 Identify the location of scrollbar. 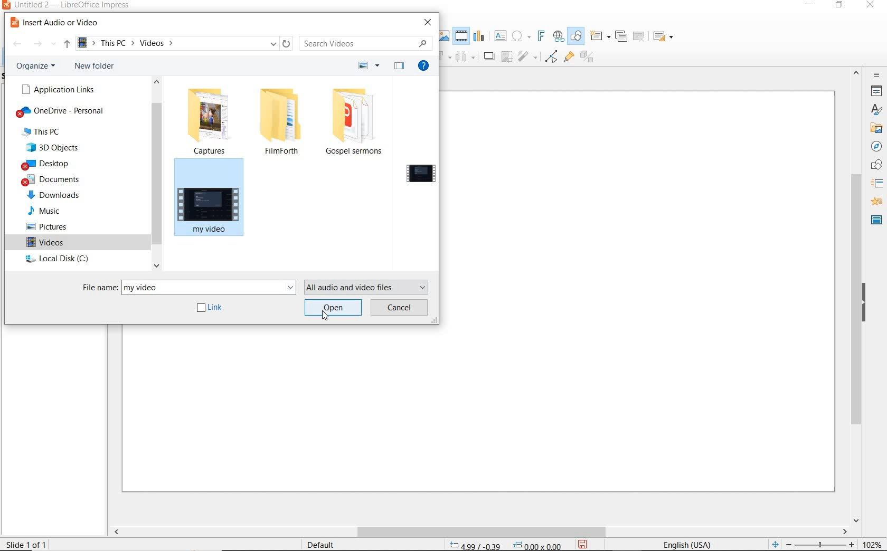
(158, 173).